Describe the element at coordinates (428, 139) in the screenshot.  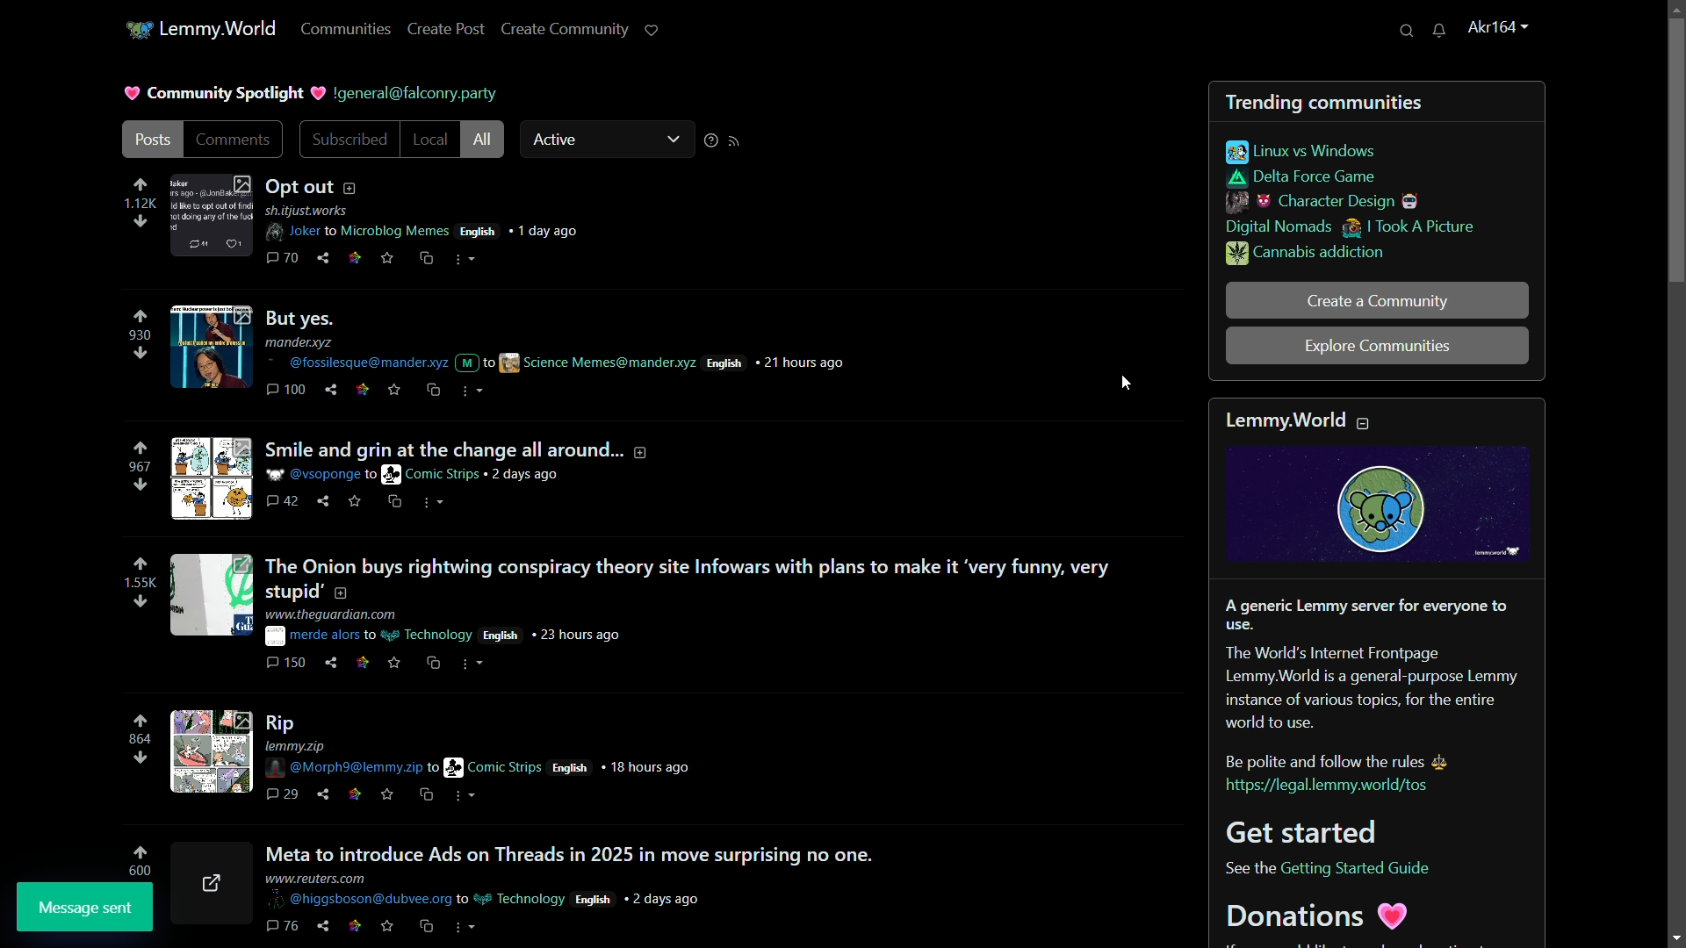
I see `local` at that location.